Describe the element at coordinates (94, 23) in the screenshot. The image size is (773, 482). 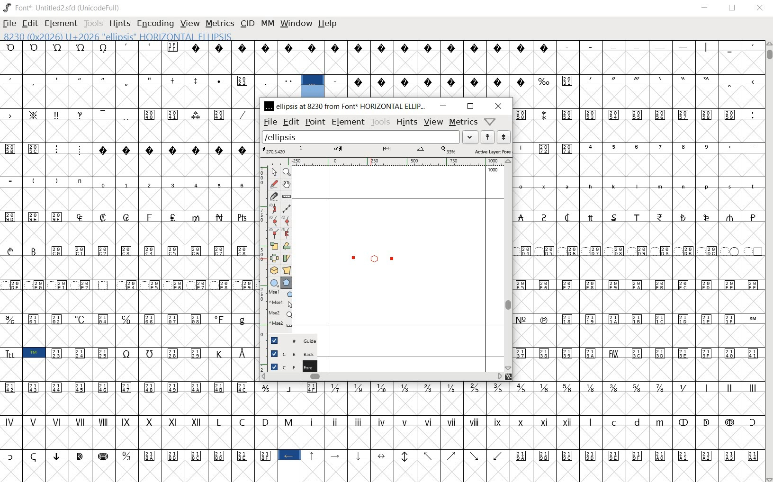
I see `TOOLS` at that location.